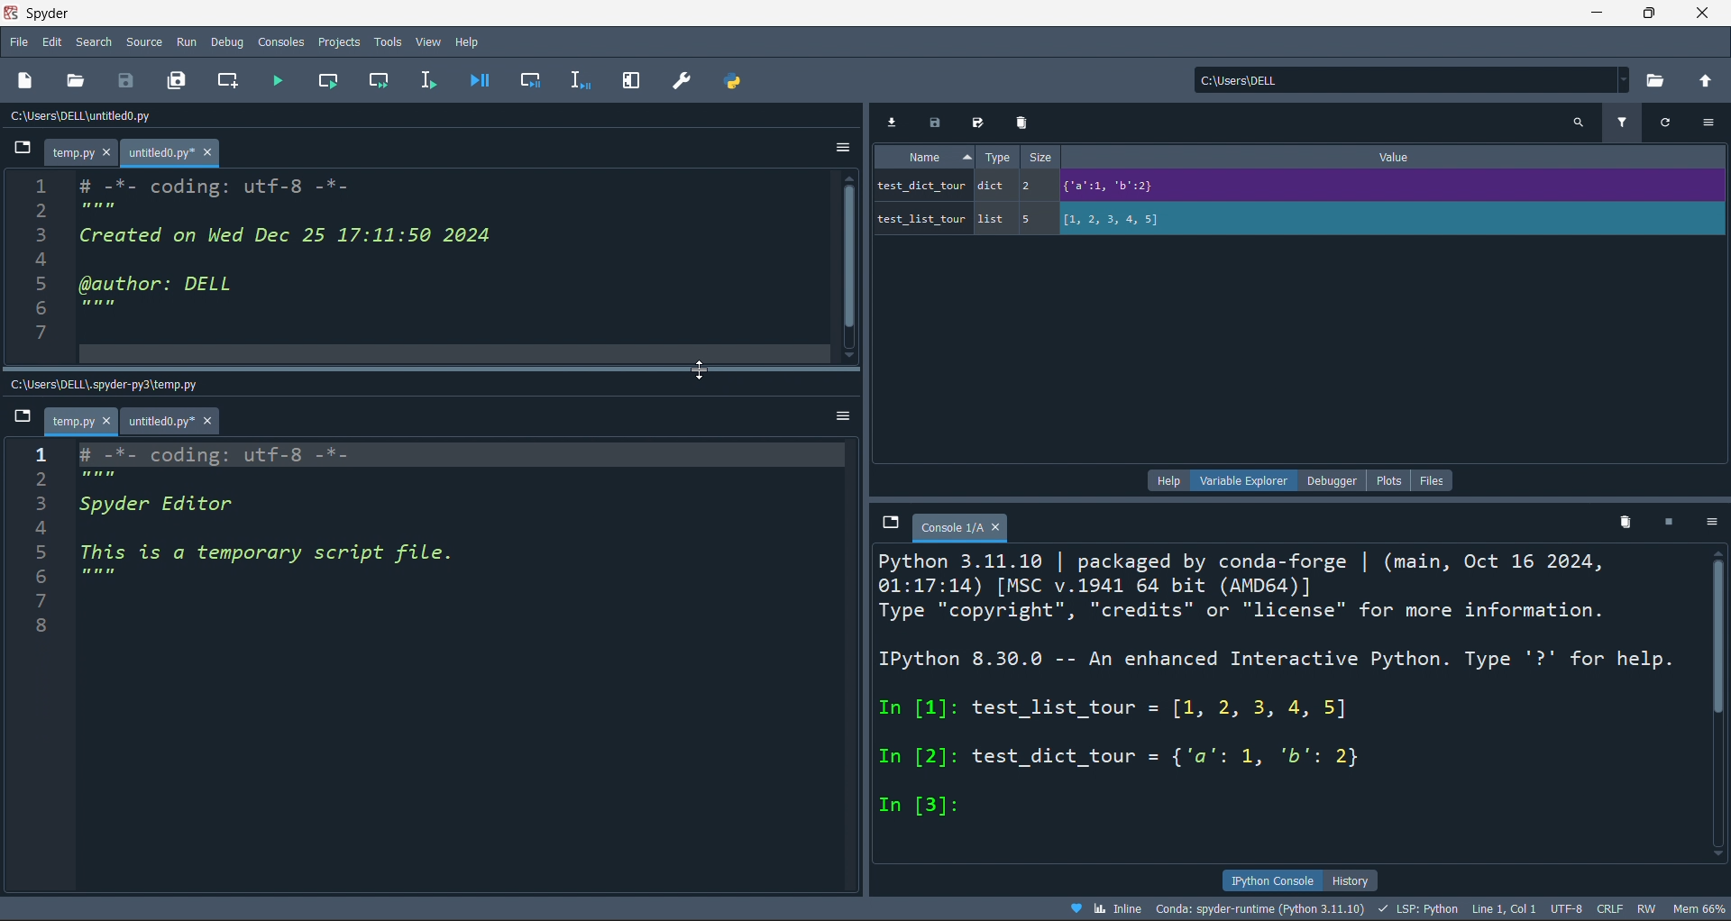 This screenshot has height=921, width=1731. I want to click on | C:\Users\DELL, so click(1238, 79).